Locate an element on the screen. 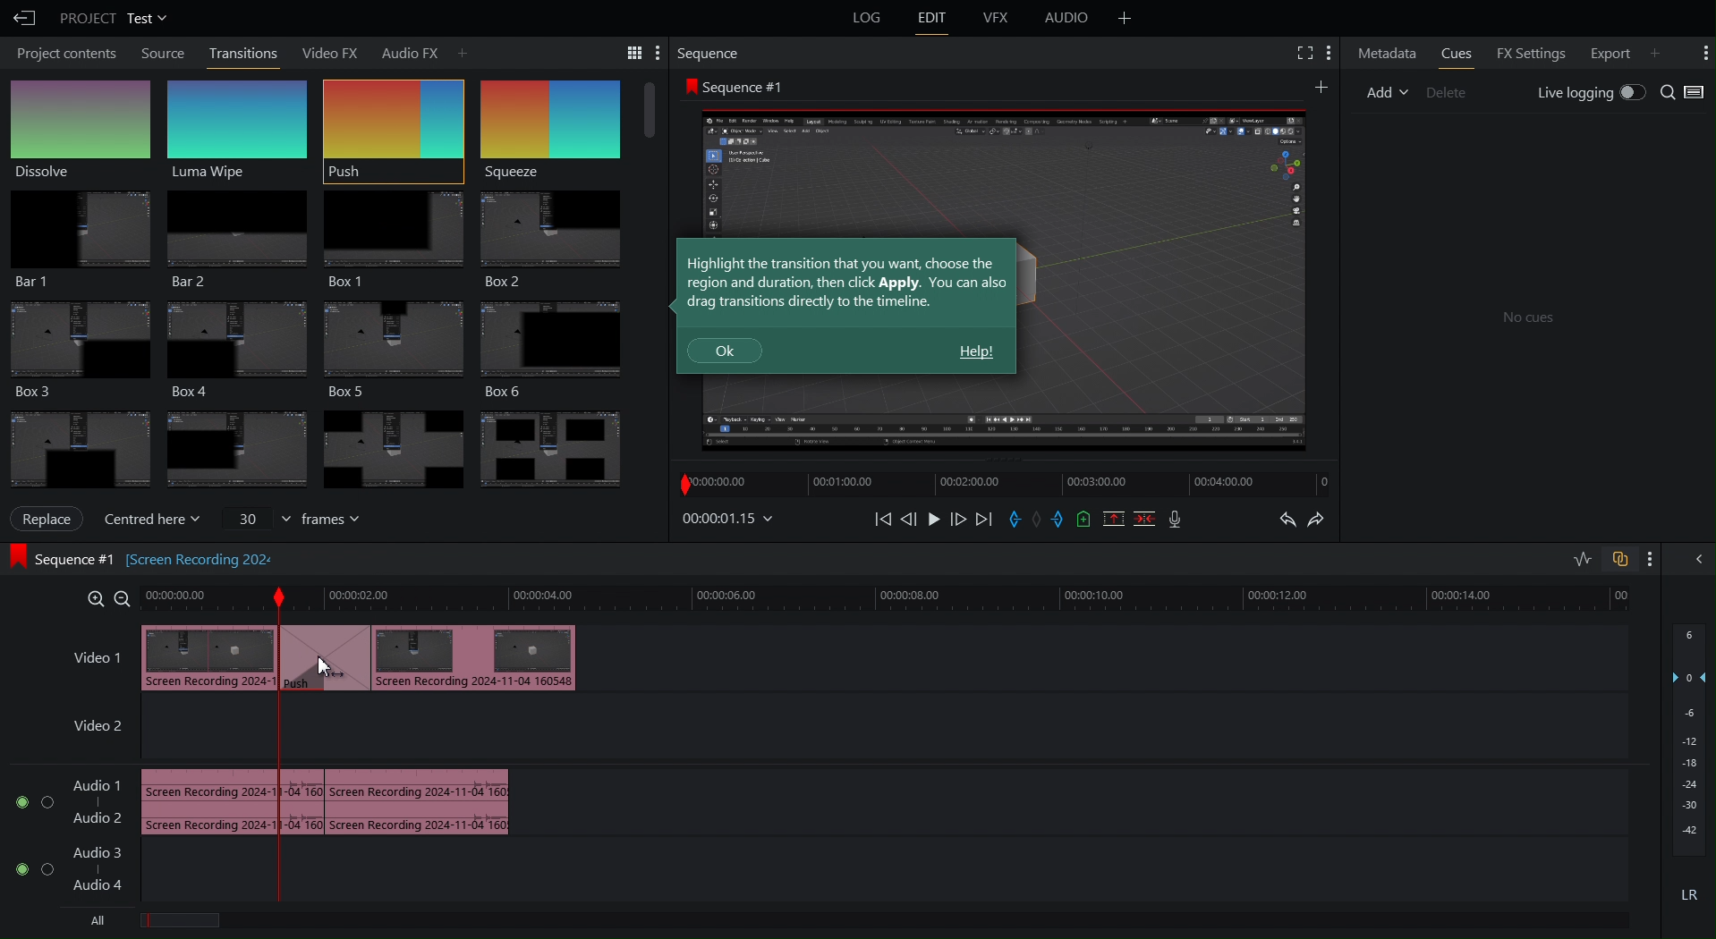  Sequence is located at coordinates (710, 54).